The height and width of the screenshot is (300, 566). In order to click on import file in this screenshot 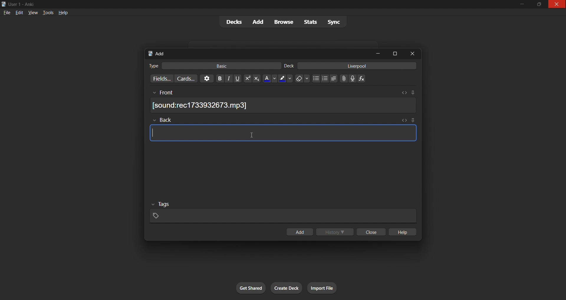, I will do `click(328, 287)`.